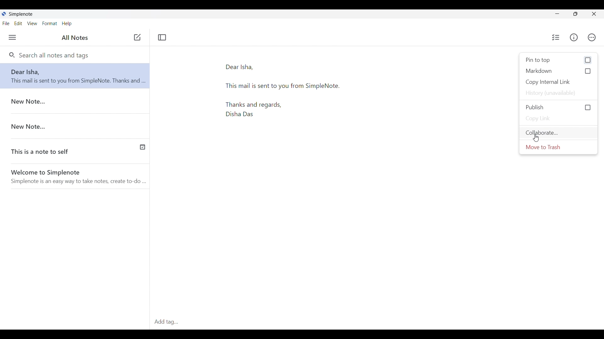 Image resolution: width=604 pixels, height=339 pixels. Describe the element at coordinates (59, 148) in the screenshot. I see `This is note to self(Published note with check icon to indicate it)` at that location.